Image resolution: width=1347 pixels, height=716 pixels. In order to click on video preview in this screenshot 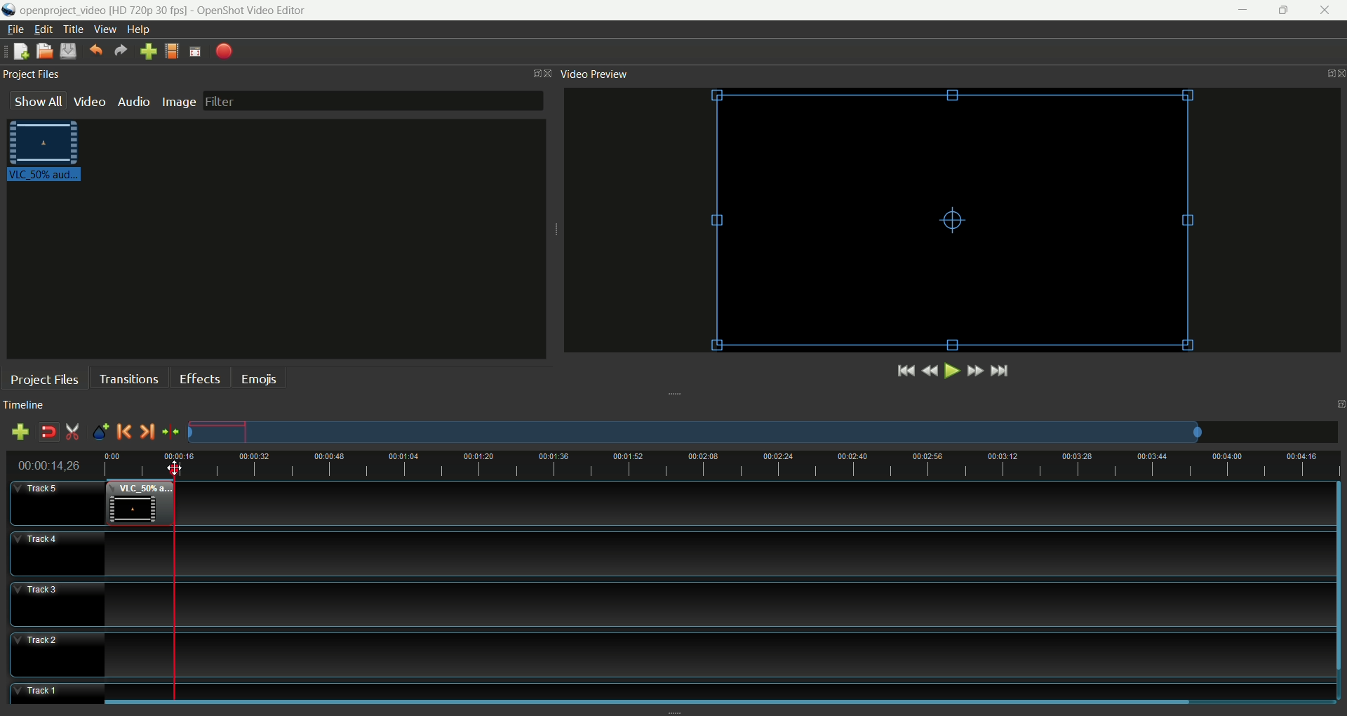, I will do `click(592, 74)`.